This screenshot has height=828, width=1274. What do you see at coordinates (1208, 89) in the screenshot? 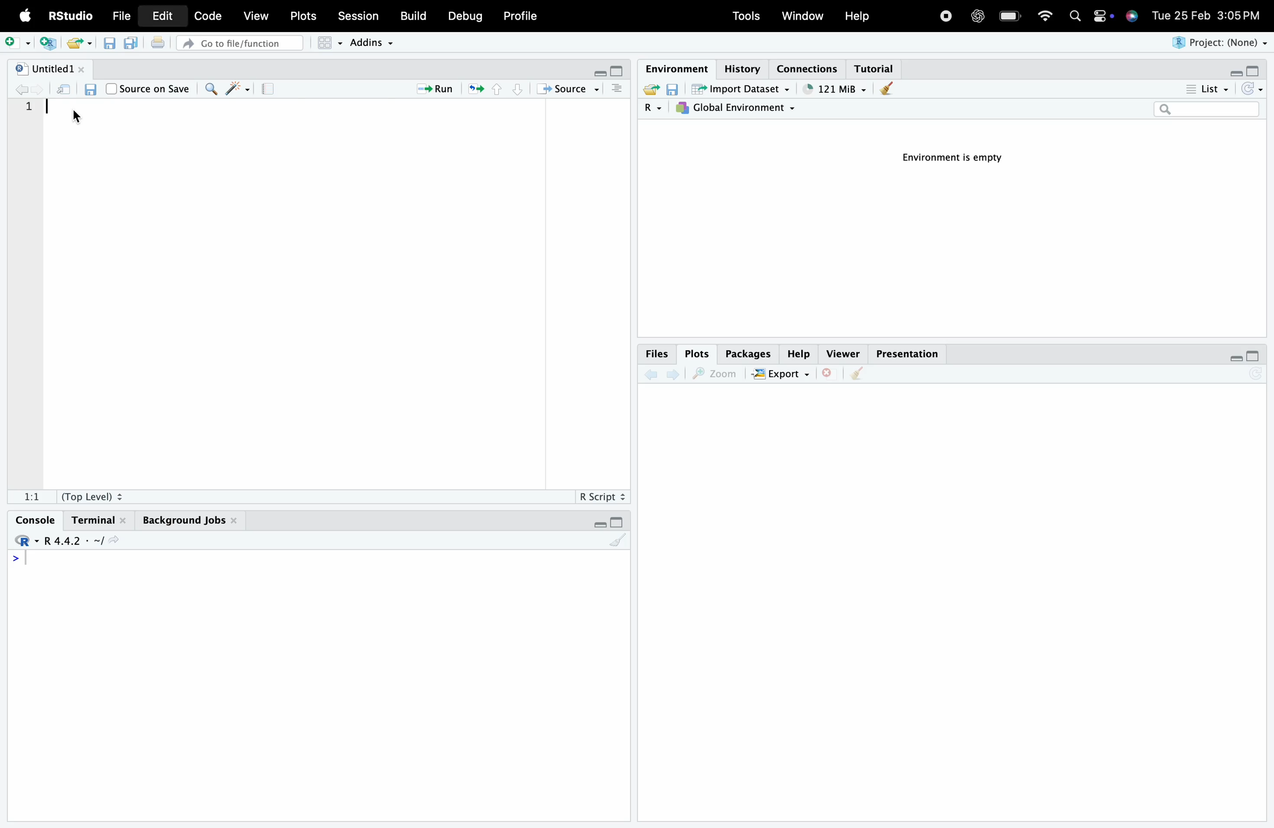
I see `List` at bounding box center [1208, 89].